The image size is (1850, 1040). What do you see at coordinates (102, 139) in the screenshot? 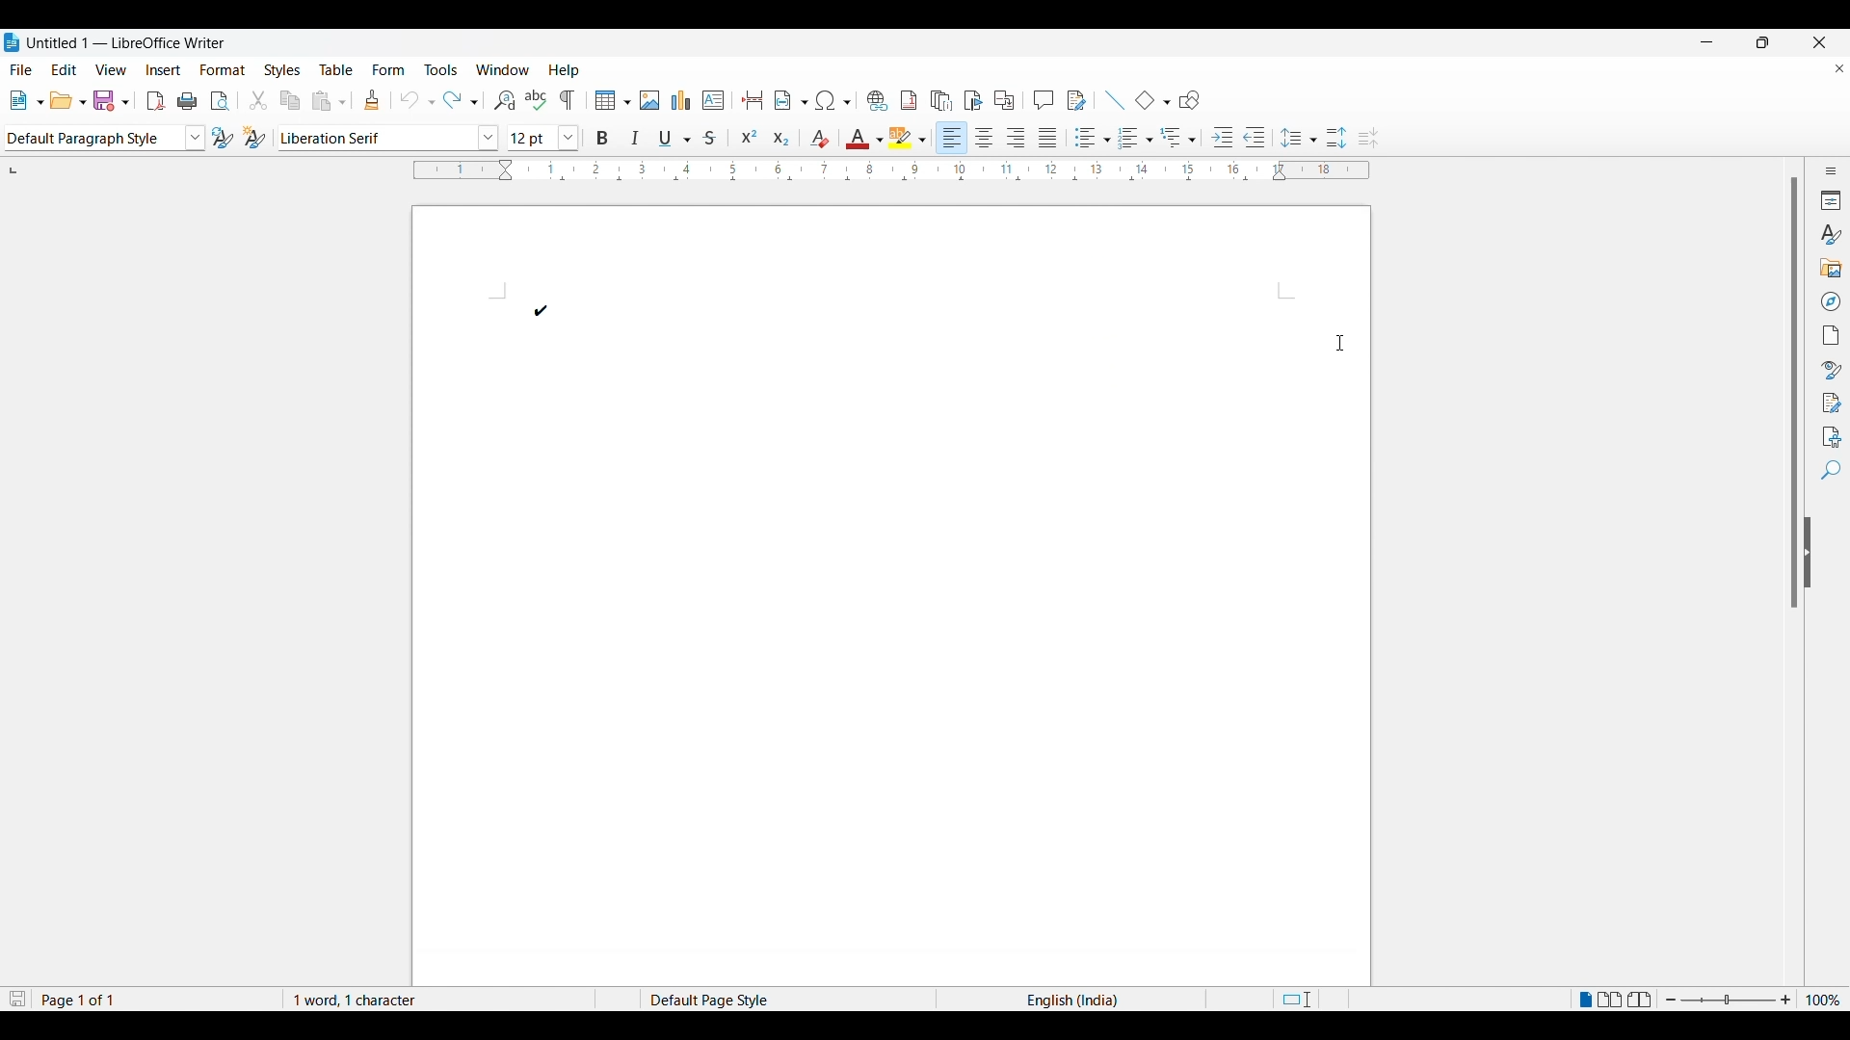
I see `paragraph style` at bounding box center [102, 139].